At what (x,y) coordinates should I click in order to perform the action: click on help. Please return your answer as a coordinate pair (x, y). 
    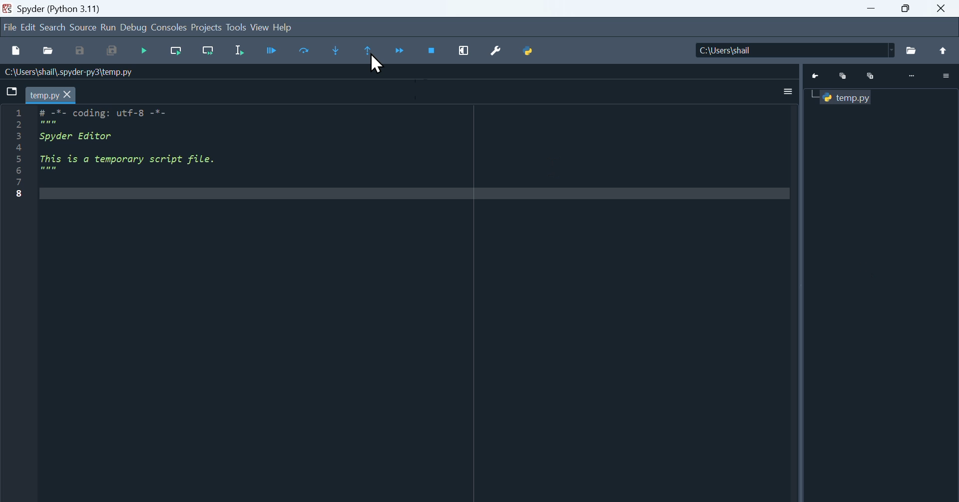
    Looking at the image, I should click on (284, 27).